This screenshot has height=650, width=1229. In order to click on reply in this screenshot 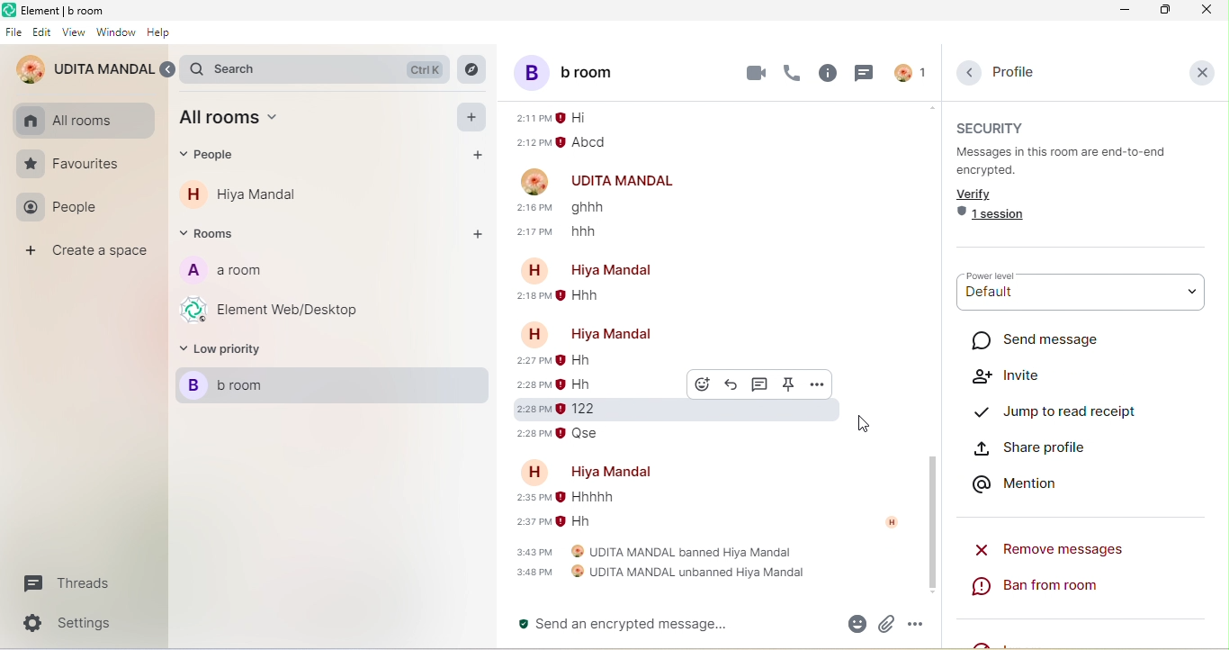, I will do `click(731, 384)`.